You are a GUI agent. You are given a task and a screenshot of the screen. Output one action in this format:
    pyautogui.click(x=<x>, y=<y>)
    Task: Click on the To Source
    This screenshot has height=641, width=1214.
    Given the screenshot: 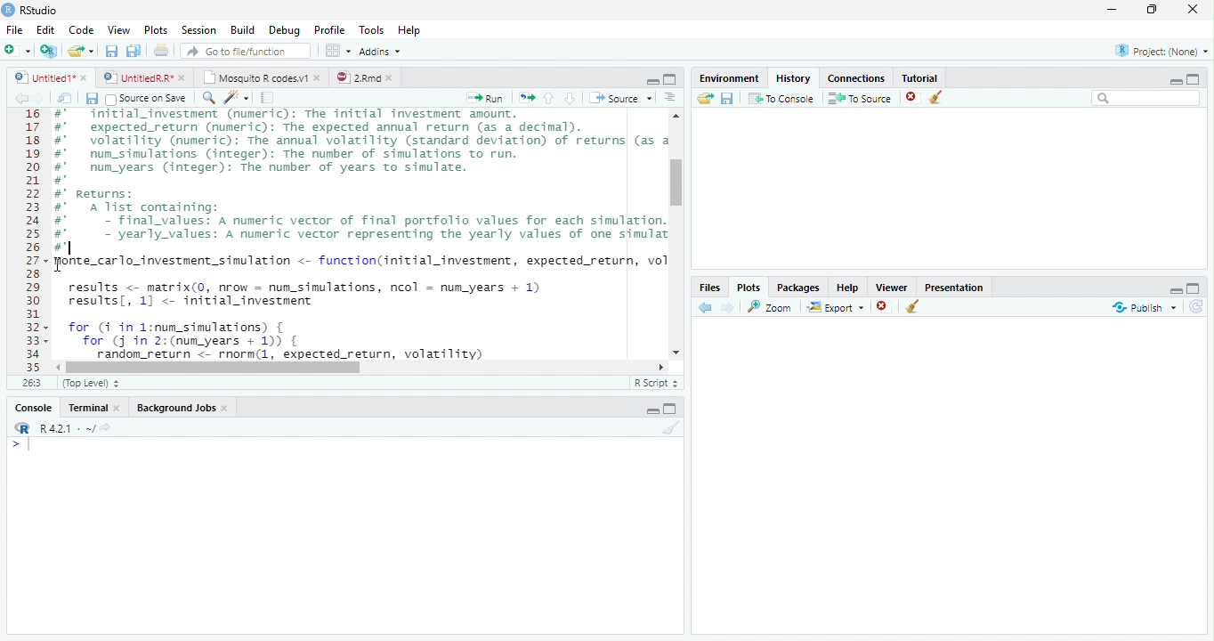 What is the action you would take?
    pyautogui.click(x=860, y=98)
    